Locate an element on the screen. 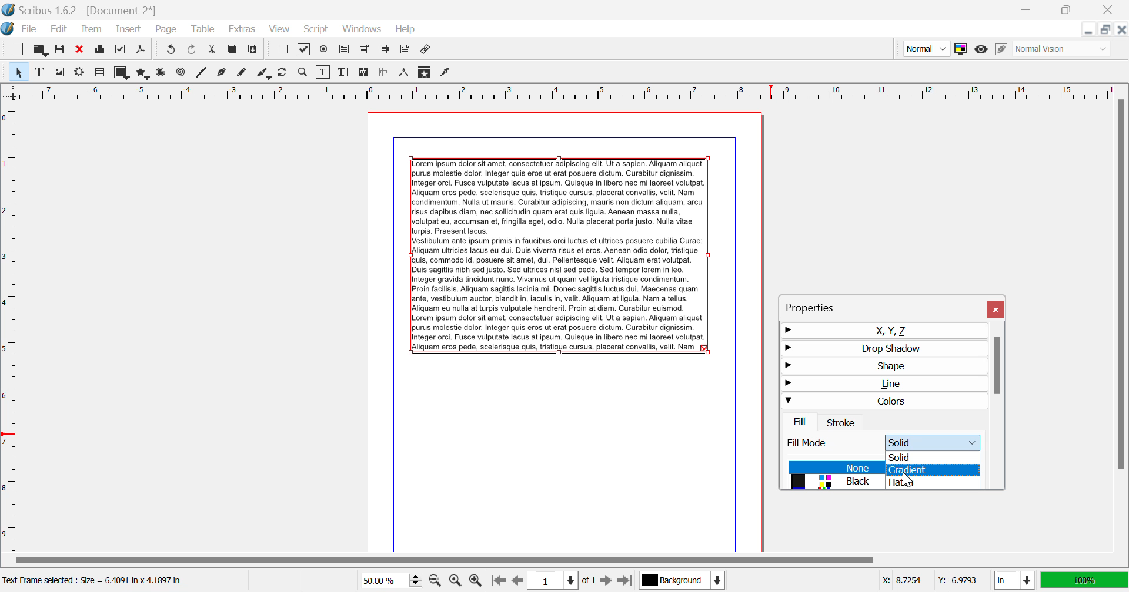 The image size is (1129, 592). File is located at coordinates (21, 29).